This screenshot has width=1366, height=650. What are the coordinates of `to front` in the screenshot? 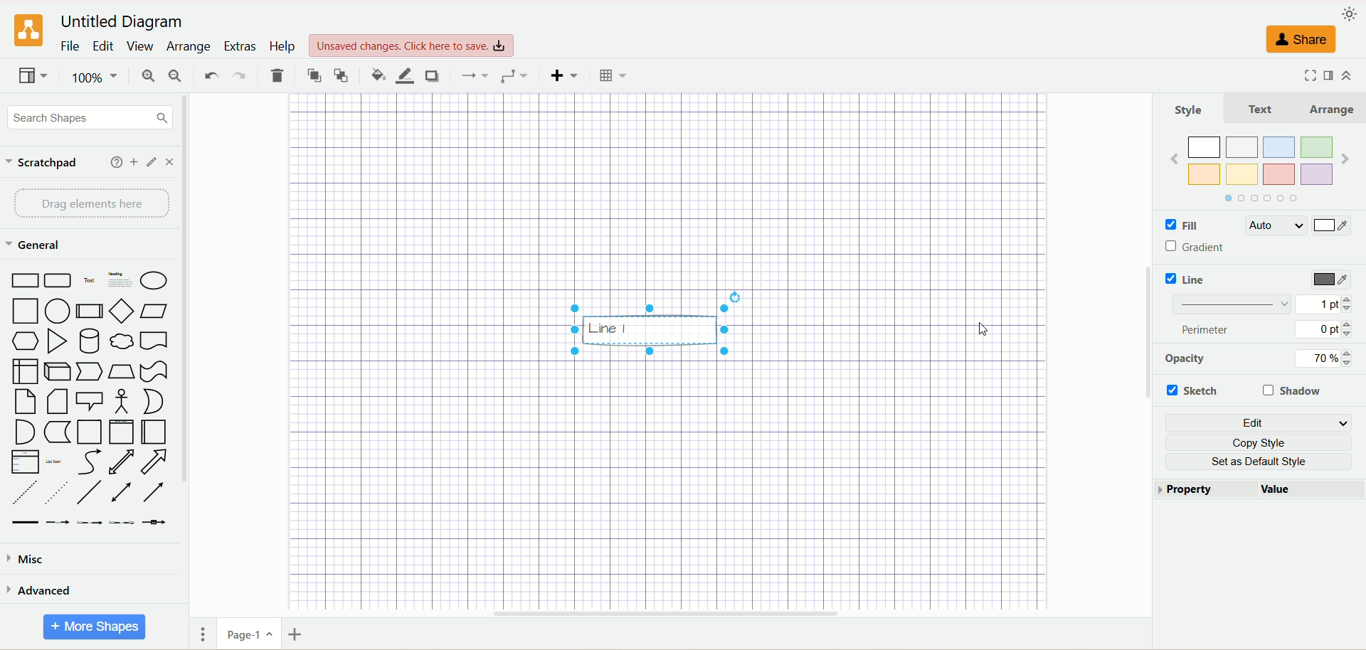 It's located at (312, 75).